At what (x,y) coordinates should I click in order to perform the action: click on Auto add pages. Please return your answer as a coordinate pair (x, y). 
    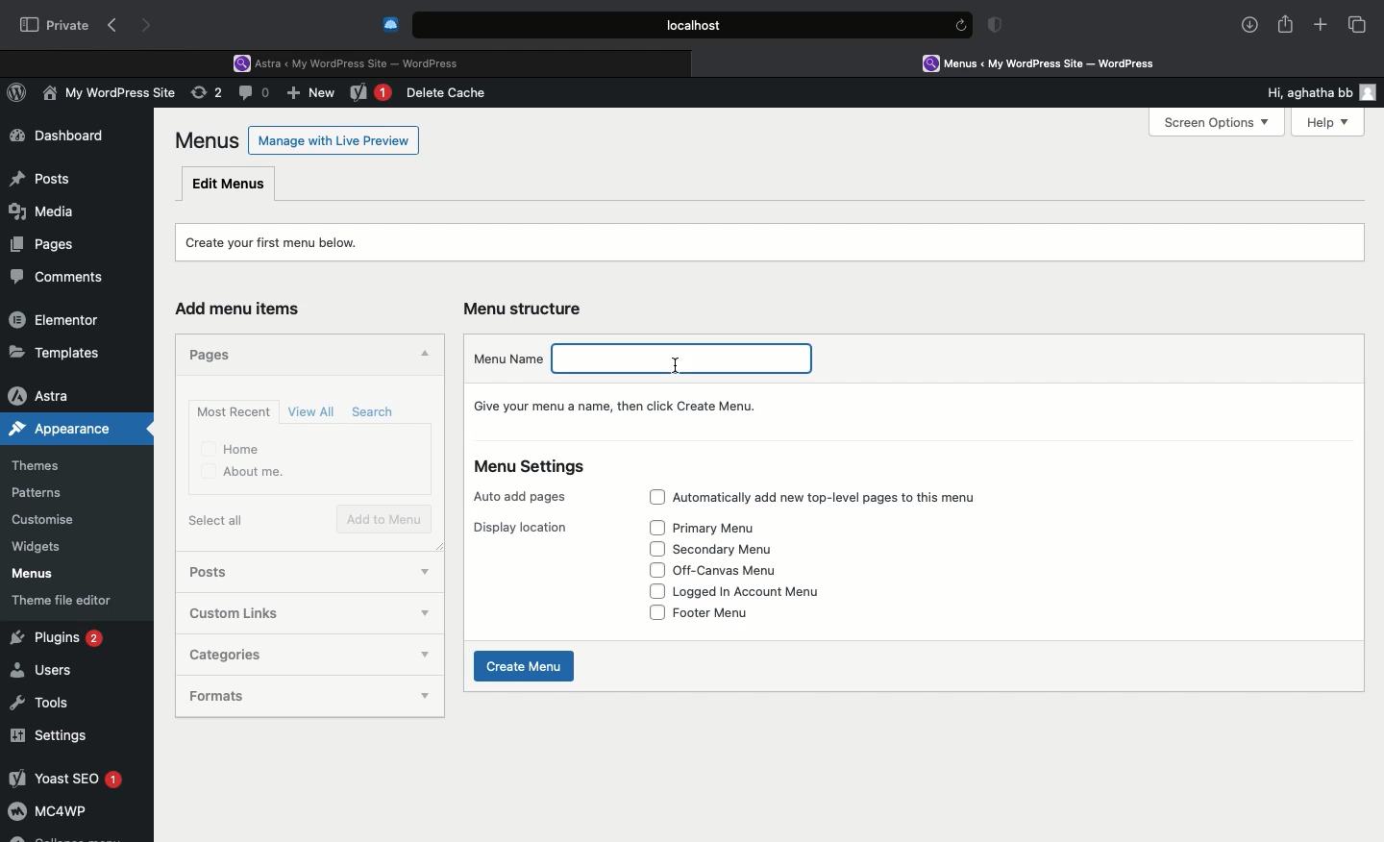
    Looking at the image, I should click on (524, 497).